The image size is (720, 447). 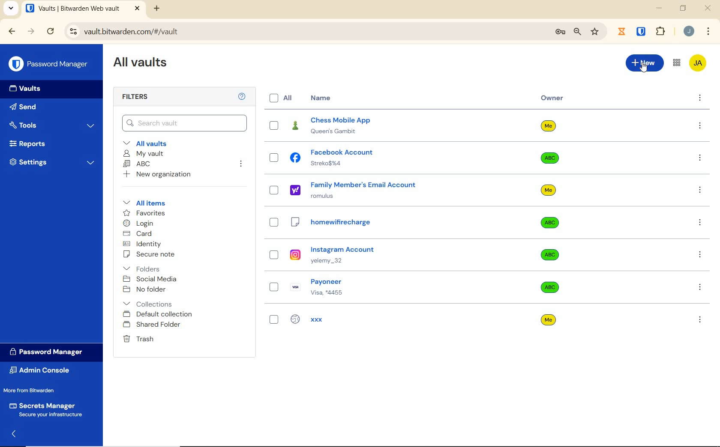 I want to click on No folder, so click(x=146, y=289).